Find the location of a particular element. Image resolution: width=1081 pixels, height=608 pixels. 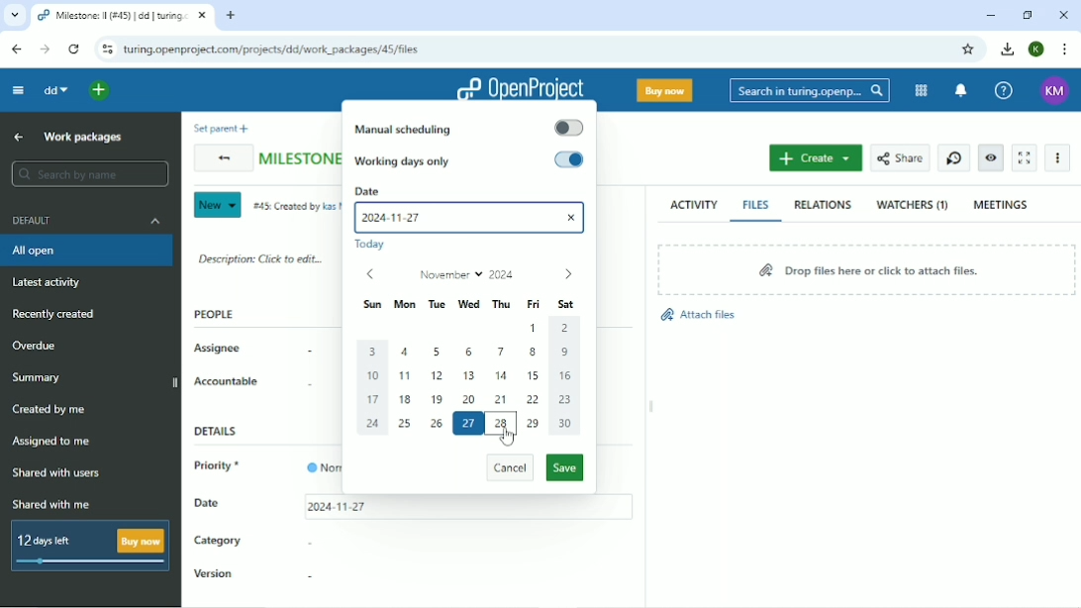

Share is located at coordinates (899, 158).